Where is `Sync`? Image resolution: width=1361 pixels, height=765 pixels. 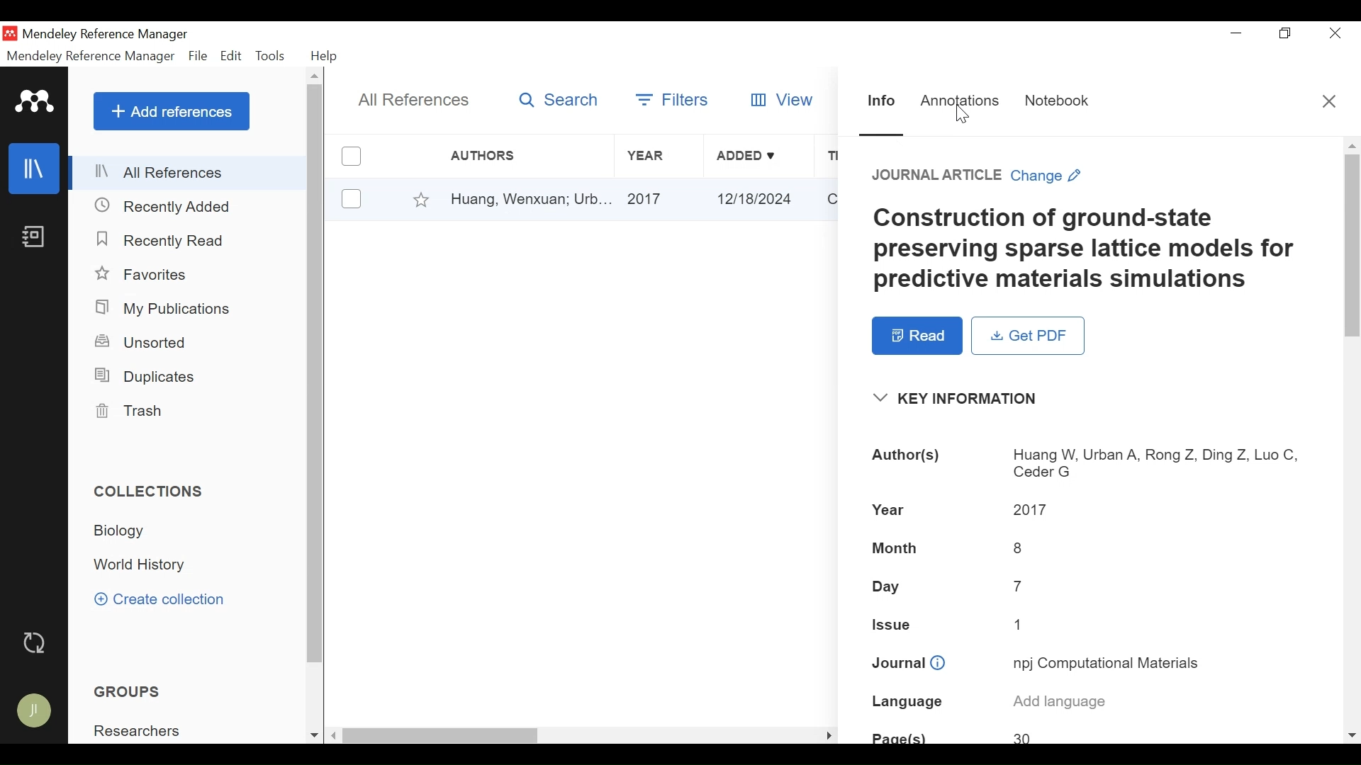 Sync is located at coordinates (39, 642).